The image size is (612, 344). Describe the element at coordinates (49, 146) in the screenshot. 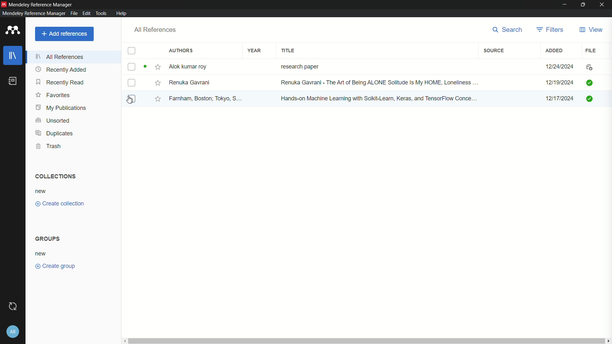

I see `trash` at that location.